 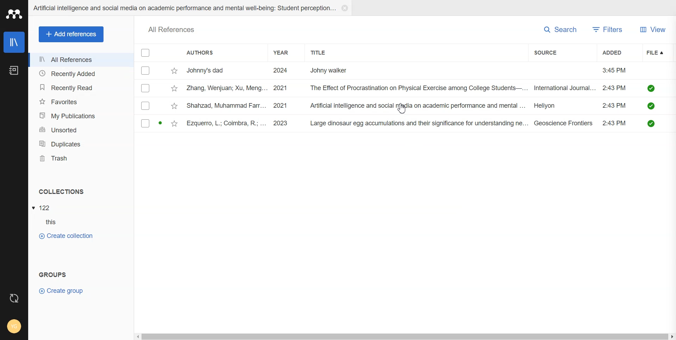 What do you see at coordinates (564, 88) in the screenshot?
I see `International joumal...` at bounding box center [564, 88].